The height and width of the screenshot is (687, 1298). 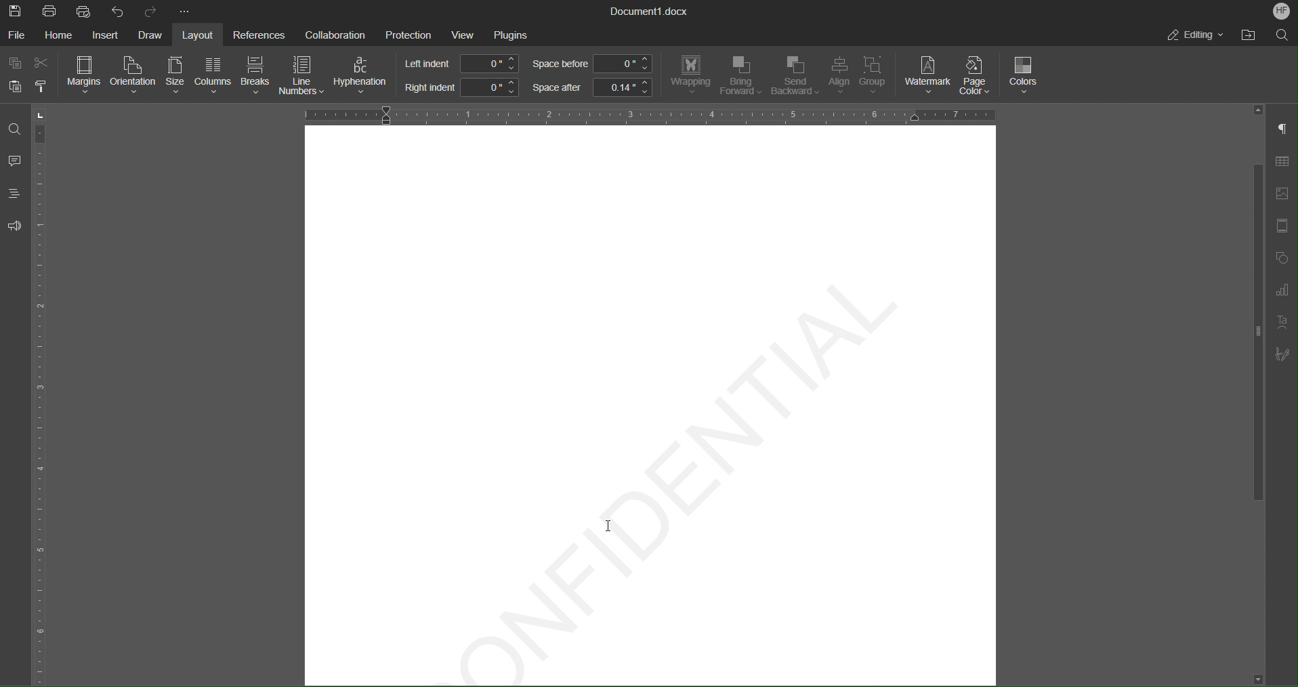 What do you see at coordinates (118, 11) in the screenshot?
I see `Undo` at bounding box center [118, 11].